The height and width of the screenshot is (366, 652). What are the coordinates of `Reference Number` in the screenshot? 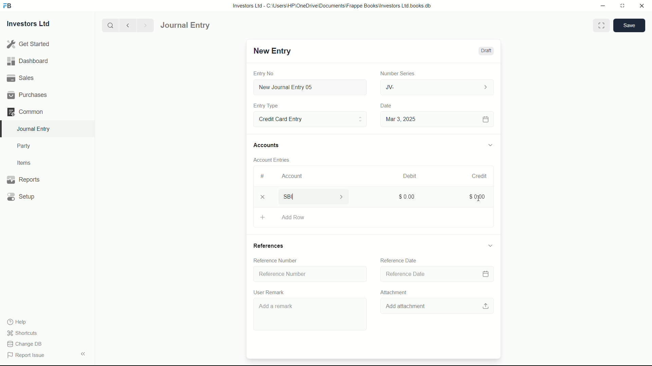 It's located at (275, 261).